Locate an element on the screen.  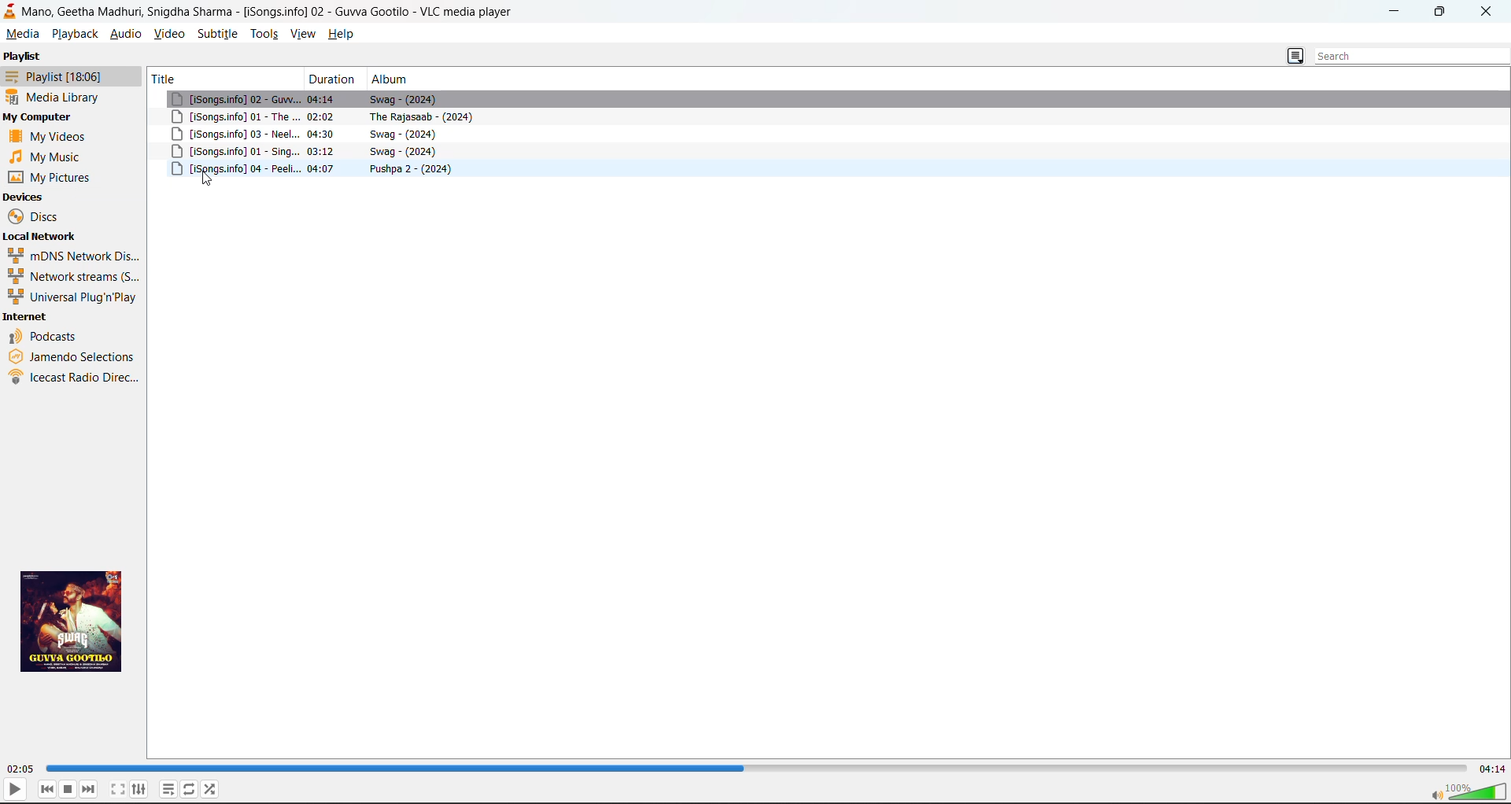
search is located at coordinates (1406, 57).